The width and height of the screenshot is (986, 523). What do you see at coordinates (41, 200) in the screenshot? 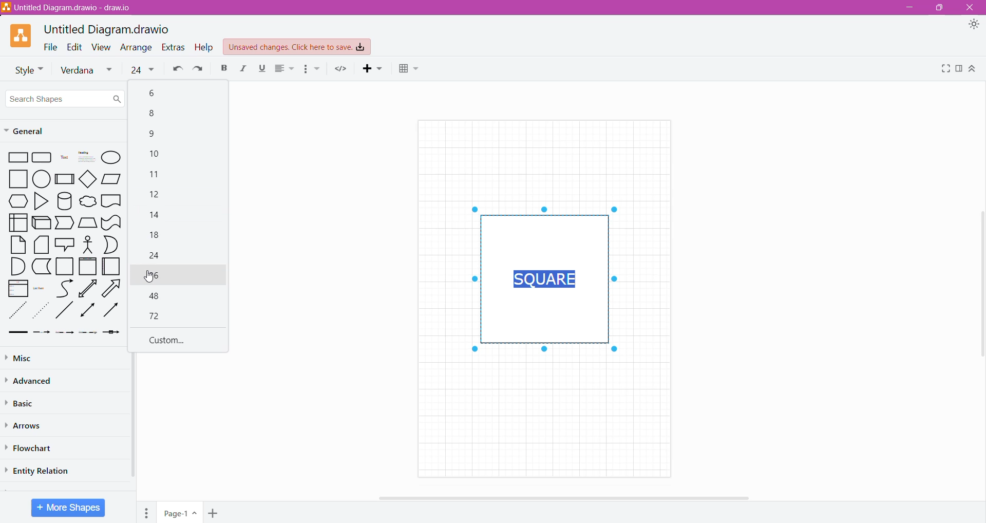
I see `Triangle` at bounding box center [41, 200].